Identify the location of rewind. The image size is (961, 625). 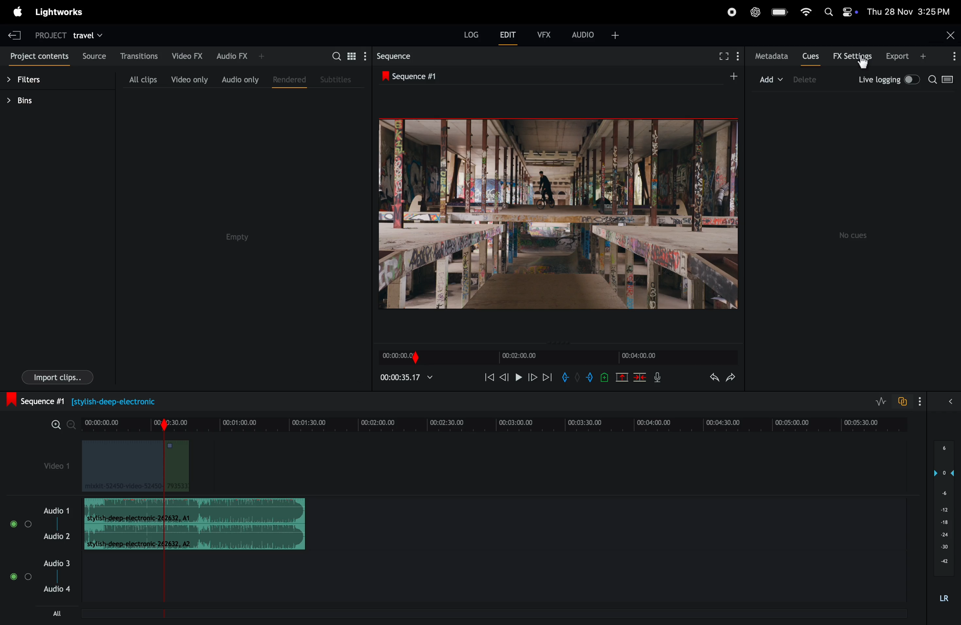
(489, 377).